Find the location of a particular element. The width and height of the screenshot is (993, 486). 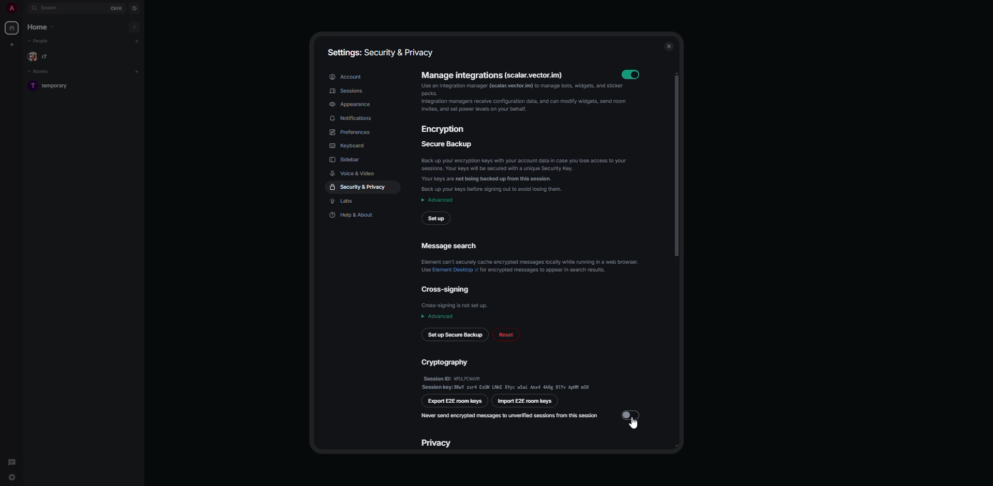

advanced is located at coordinates (440, 316).